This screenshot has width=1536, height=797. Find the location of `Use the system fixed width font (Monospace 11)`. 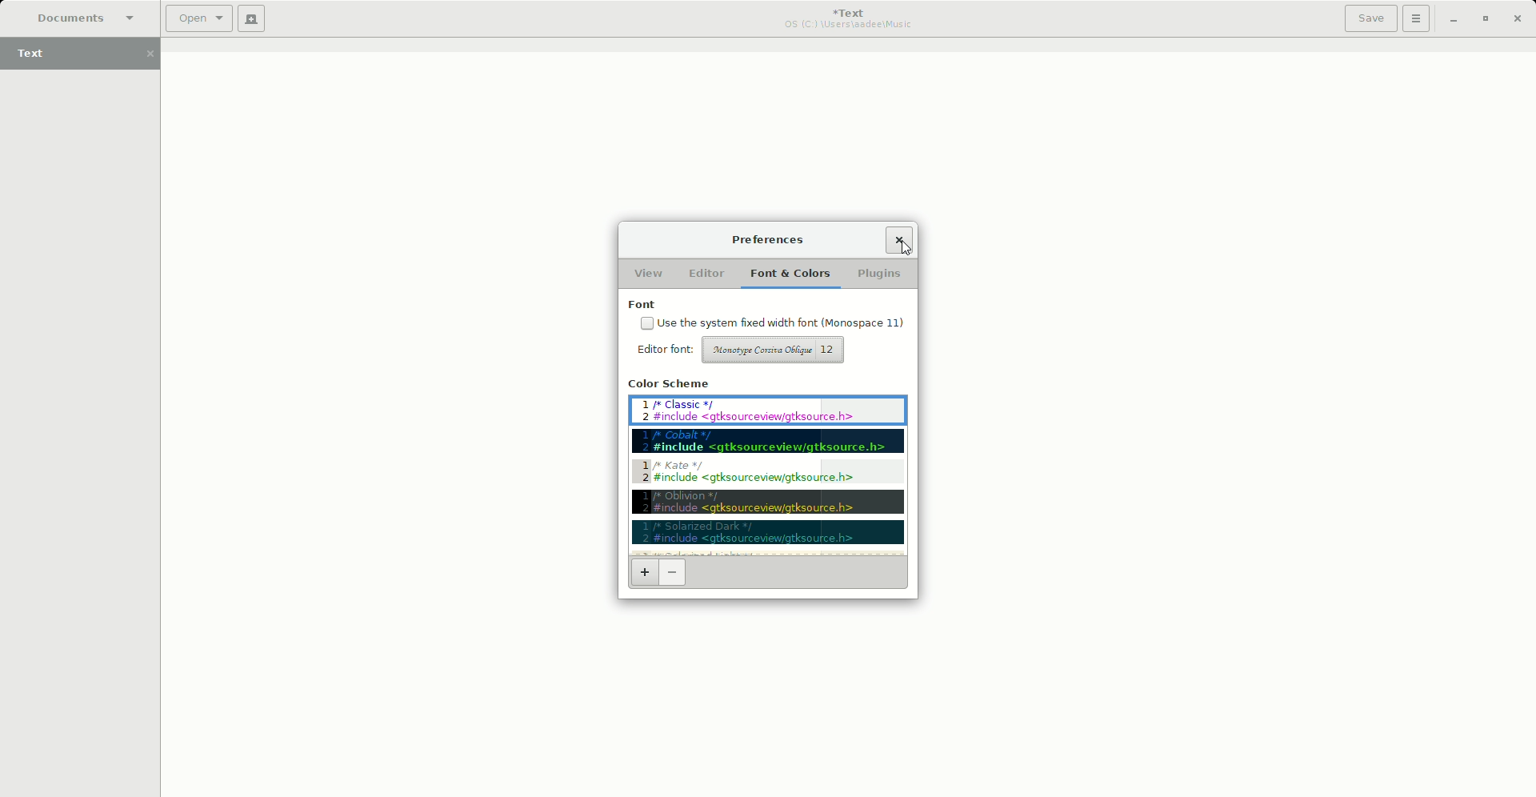

Use the system fixed width font (Monospace 11) is located at coordinates (772, 322).